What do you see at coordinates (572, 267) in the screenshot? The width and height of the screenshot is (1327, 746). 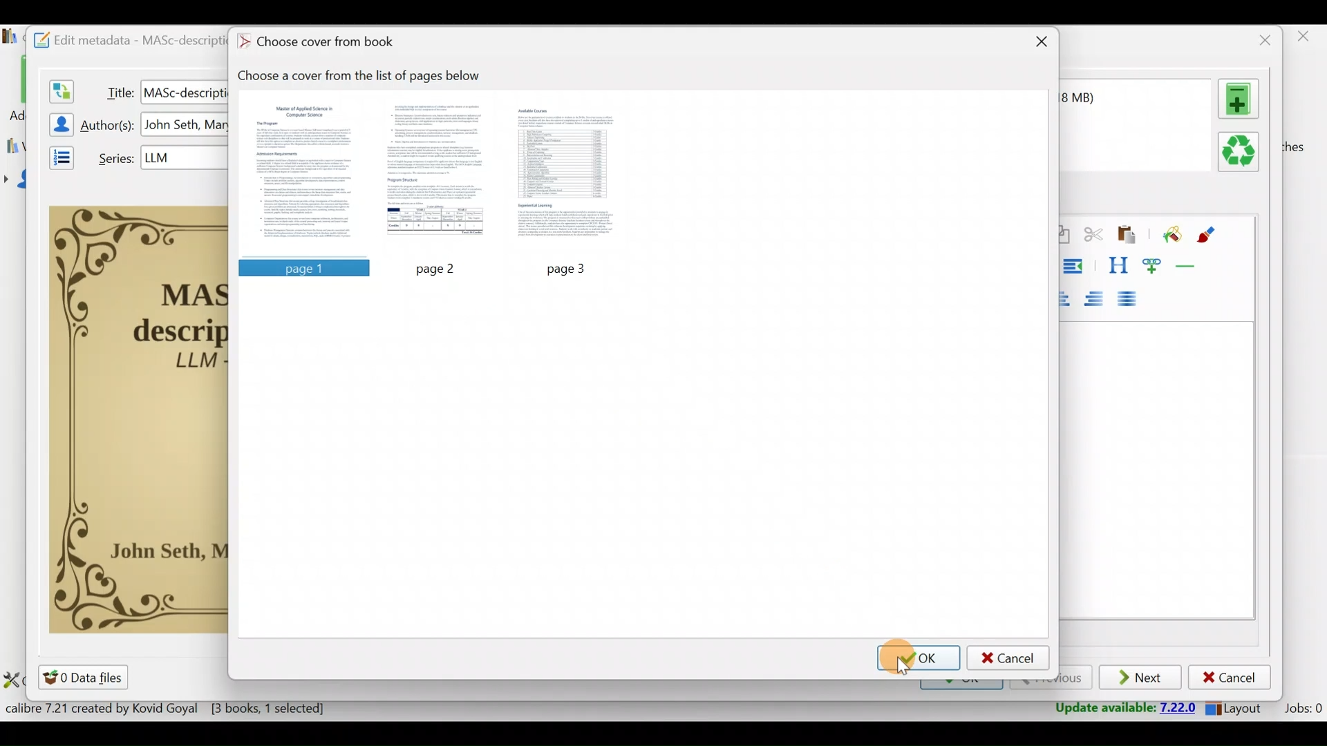 I see `` at bounding box center [572, 267].